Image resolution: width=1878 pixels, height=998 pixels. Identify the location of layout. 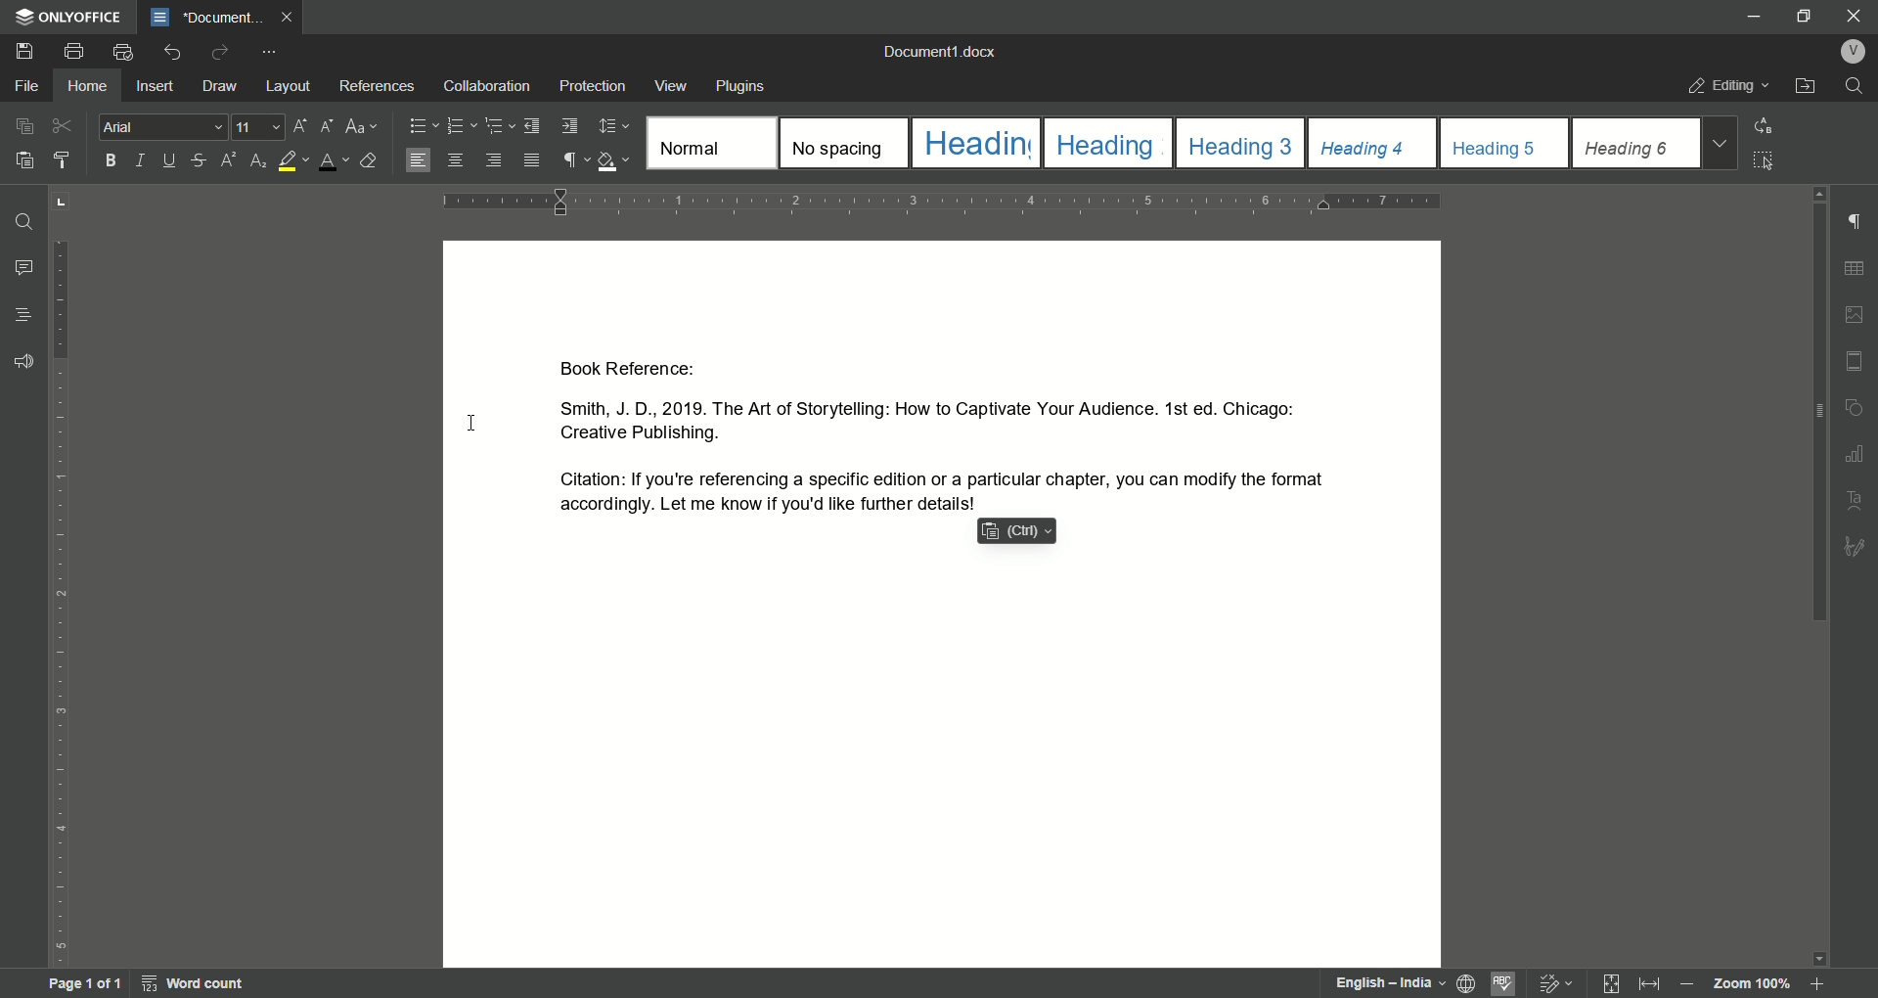
(290, 86).